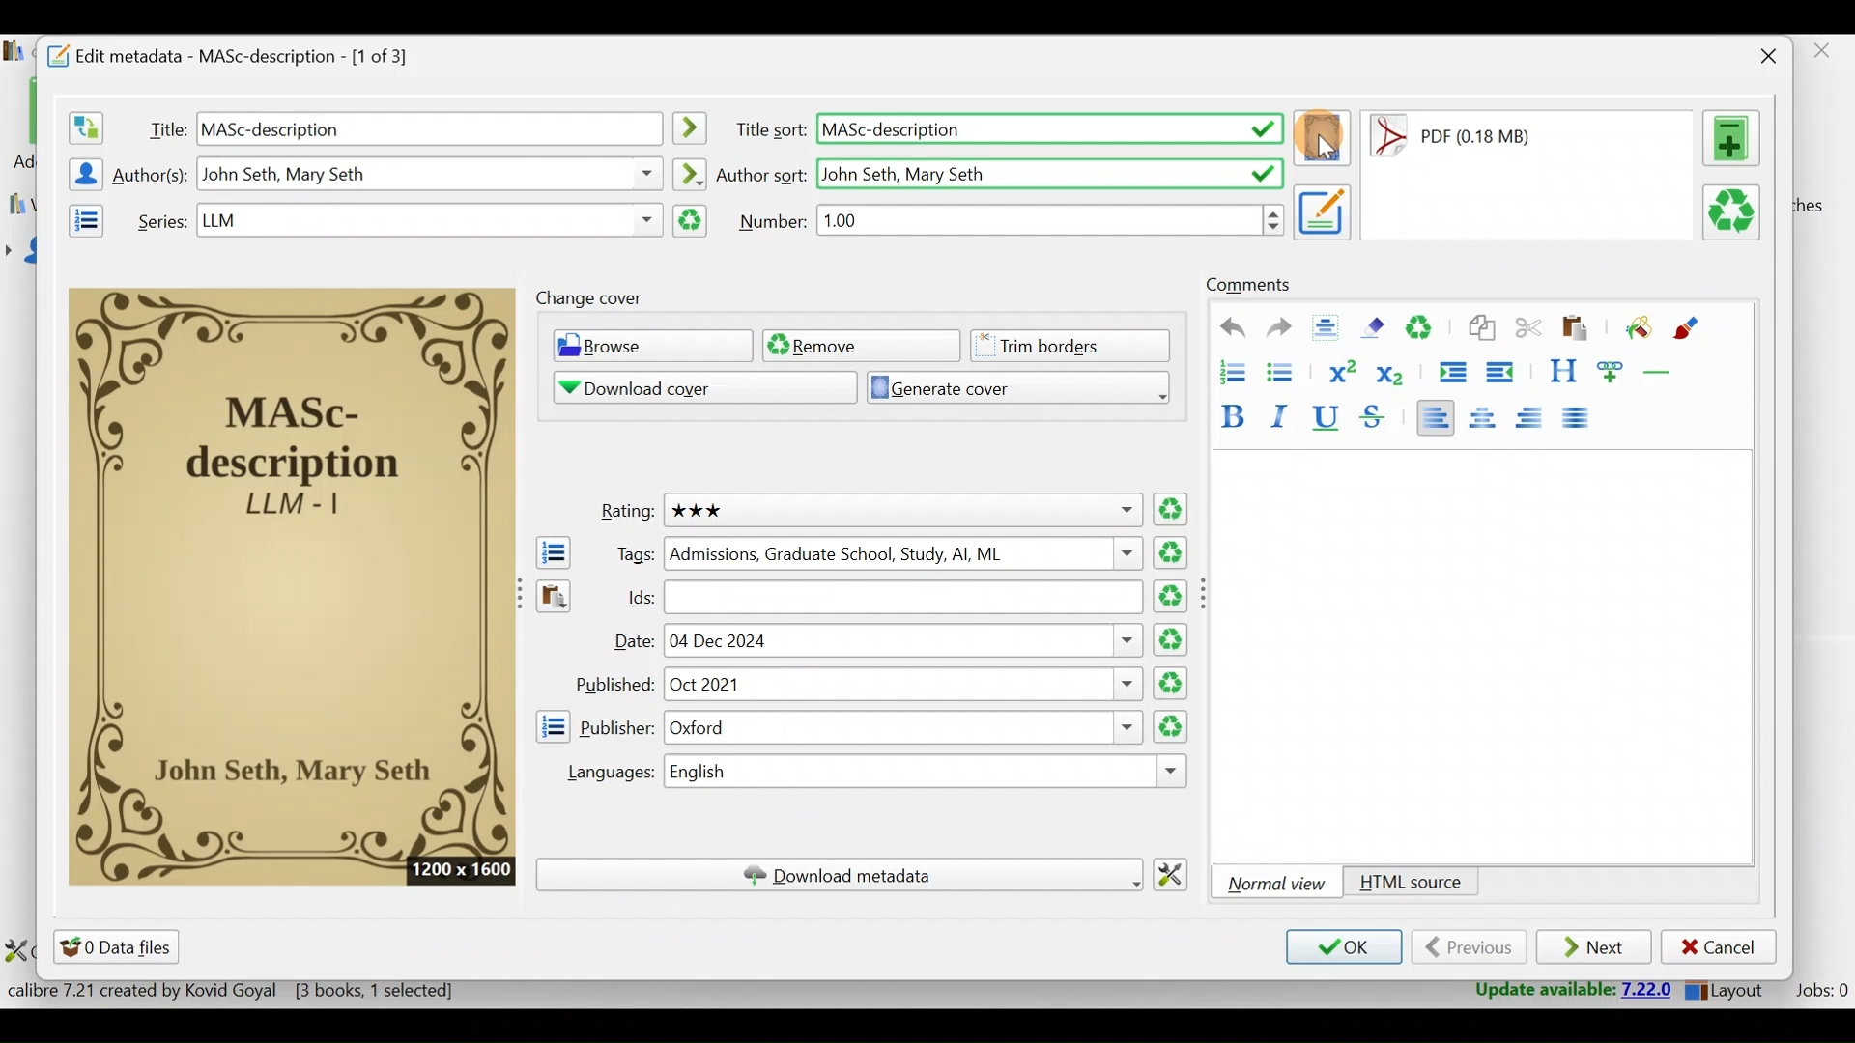  What do you see at coordinates (1052, 219) in the screenshot?
I see `` at bounding box center [1052, 219].